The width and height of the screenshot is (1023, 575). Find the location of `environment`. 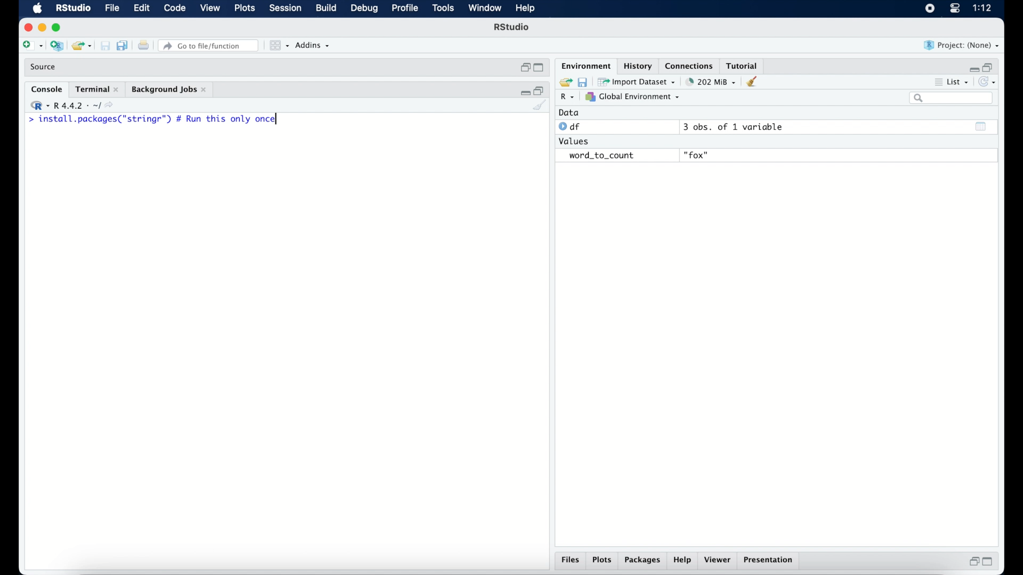

environment is located at coordinates (585, 65).